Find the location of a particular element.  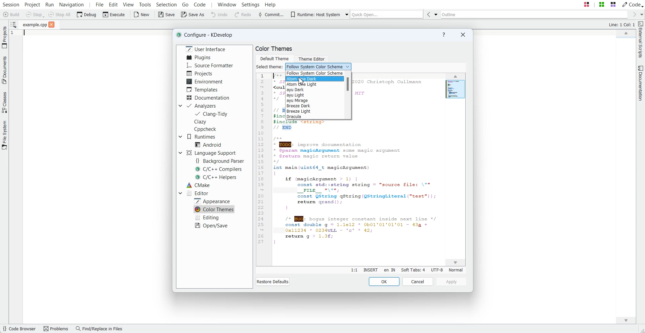

Drop Down box is located at coordinates (180, 137).